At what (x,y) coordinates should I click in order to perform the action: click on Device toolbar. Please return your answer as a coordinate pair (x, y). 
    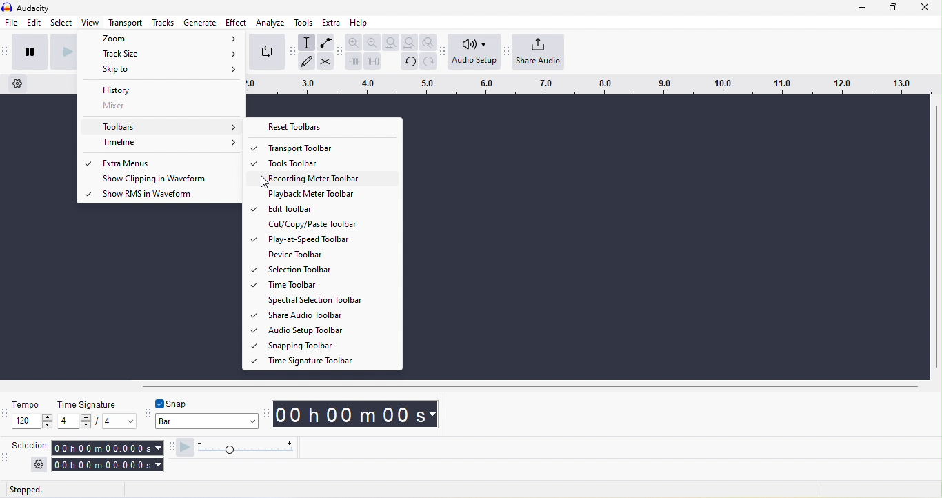
    Looking at the image, I should click on (331, 255).